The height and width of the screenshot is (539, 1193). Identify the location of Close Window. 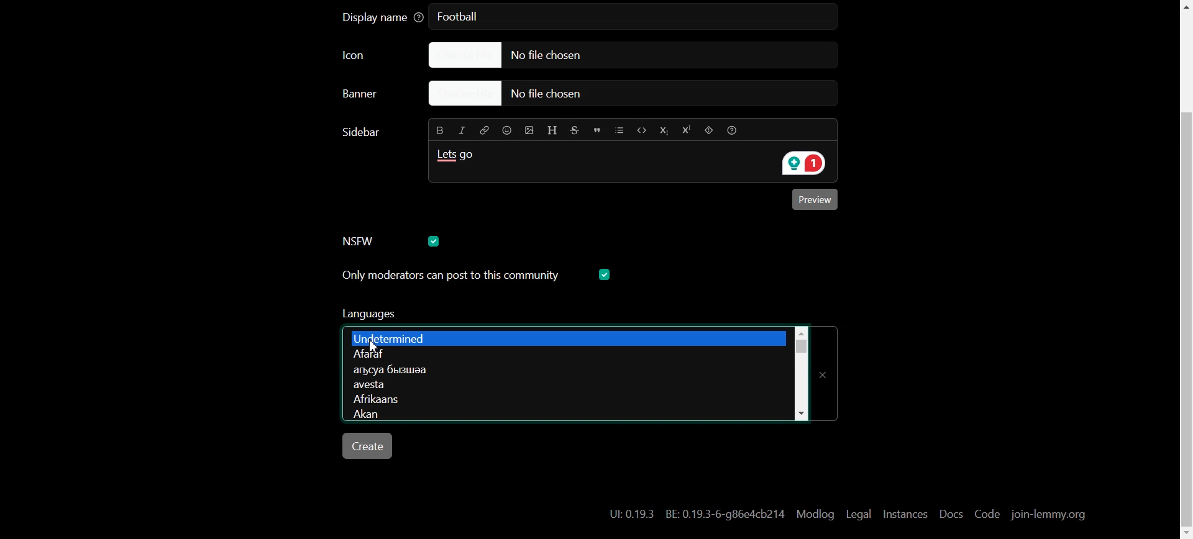
(827, 369).